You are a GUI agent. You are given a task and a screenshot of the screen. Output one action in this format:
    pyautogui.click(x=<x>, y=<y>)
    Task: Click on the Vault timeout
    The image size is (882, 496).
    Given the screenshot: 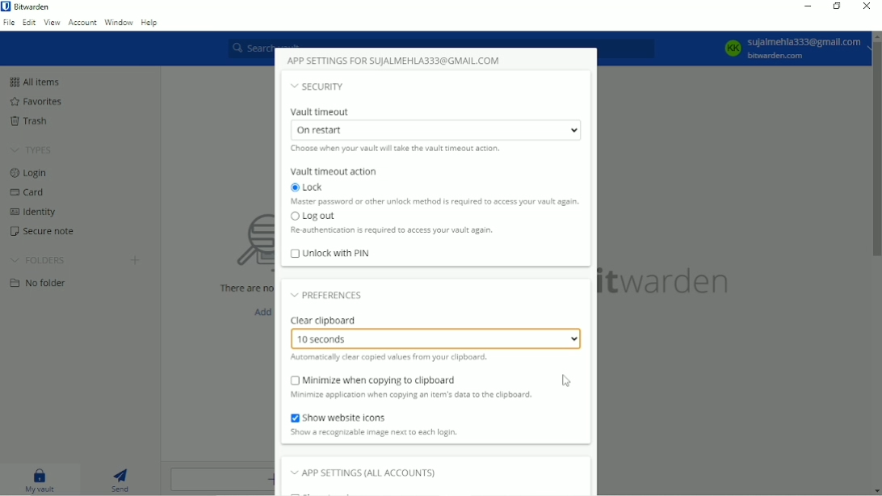 What is the action you would take?
    pyautogui.click(x=435, y=123)
    